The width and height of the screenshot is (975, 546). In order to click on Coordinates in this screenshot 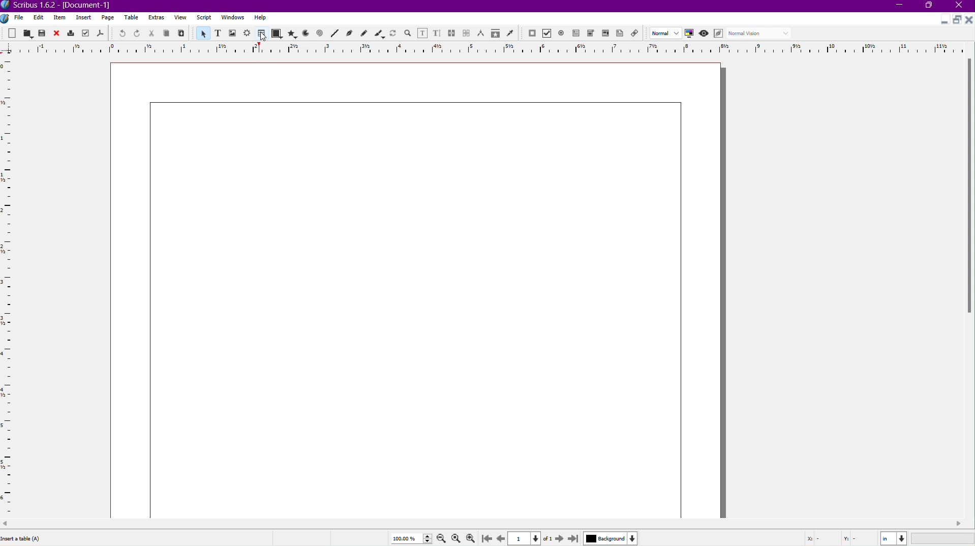, I will do `click(887, 537)`.